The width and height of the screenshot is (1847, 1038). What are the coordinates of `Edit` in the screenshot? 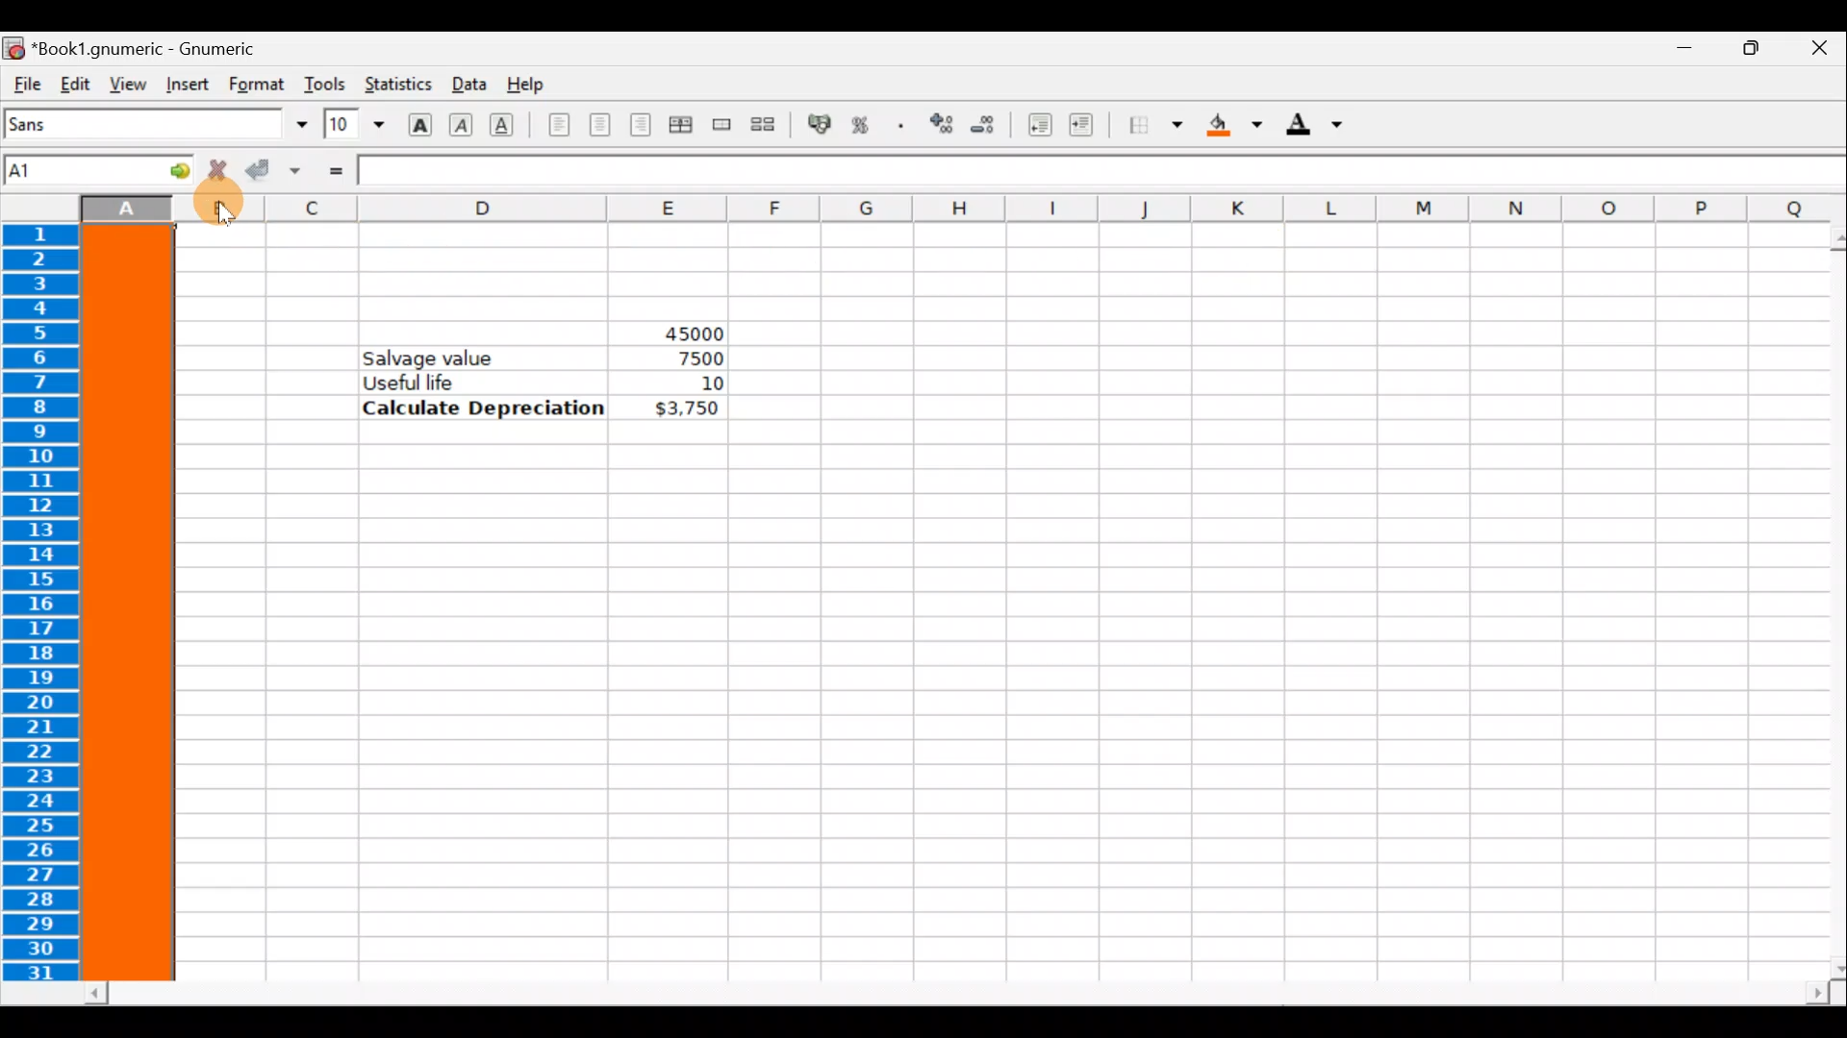 It's located at (75, 83).